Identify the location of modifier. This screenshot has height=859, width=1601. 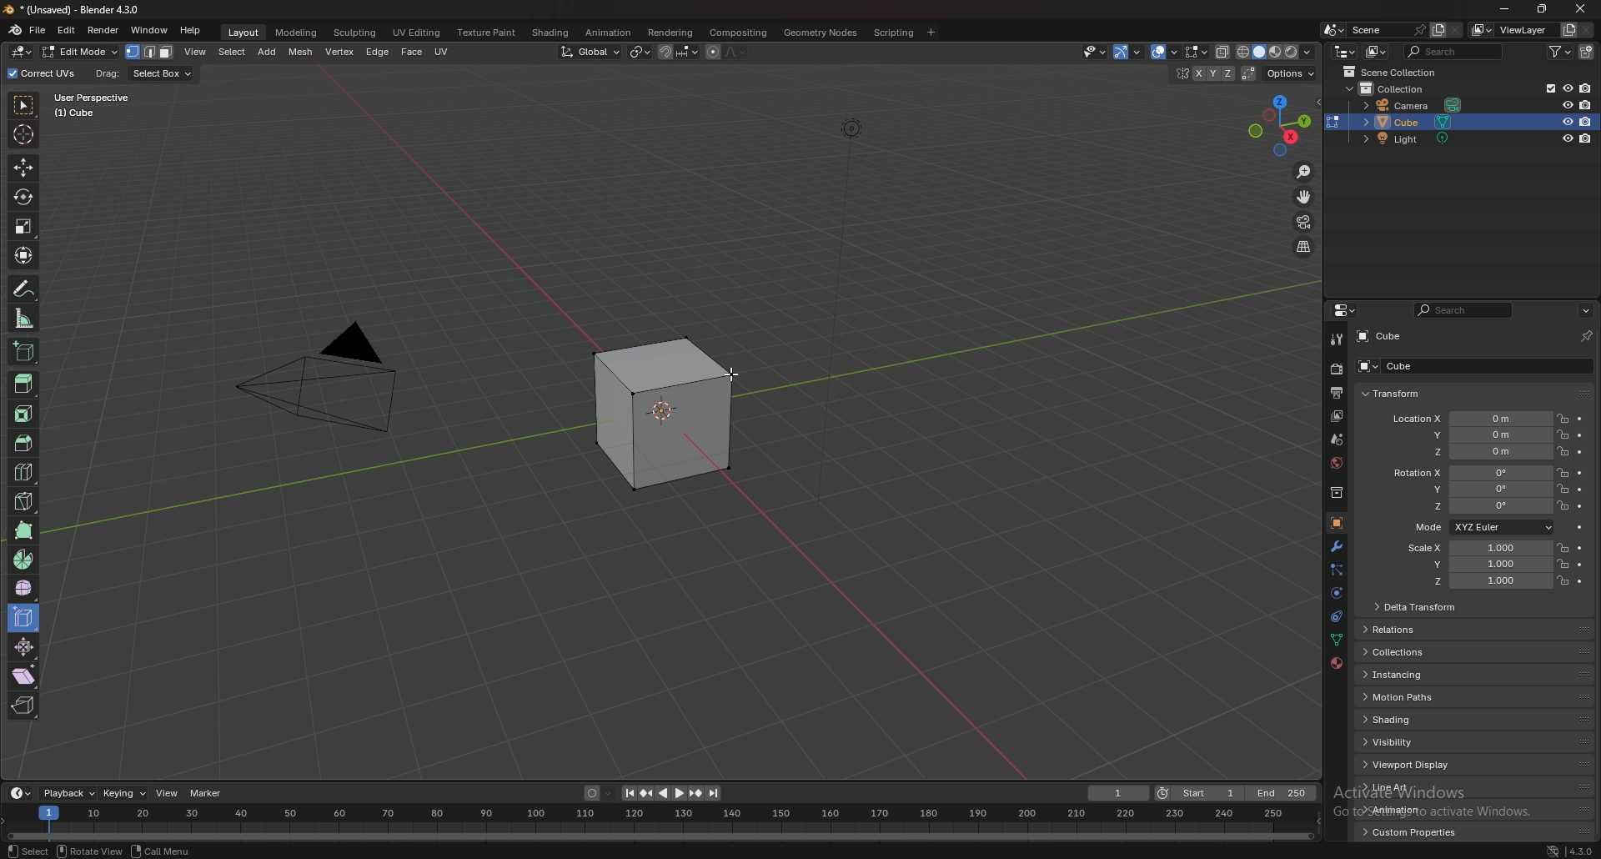
(1338, 545).